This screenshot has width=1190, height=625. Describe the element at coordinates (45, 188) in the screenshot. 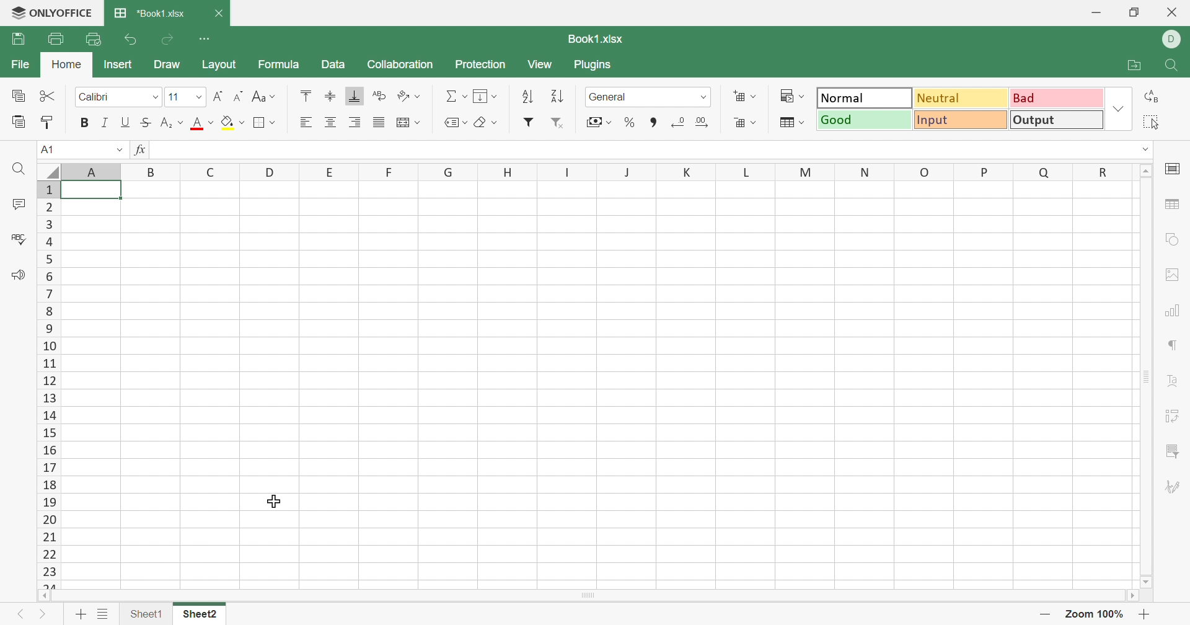

I see `1` at that location.